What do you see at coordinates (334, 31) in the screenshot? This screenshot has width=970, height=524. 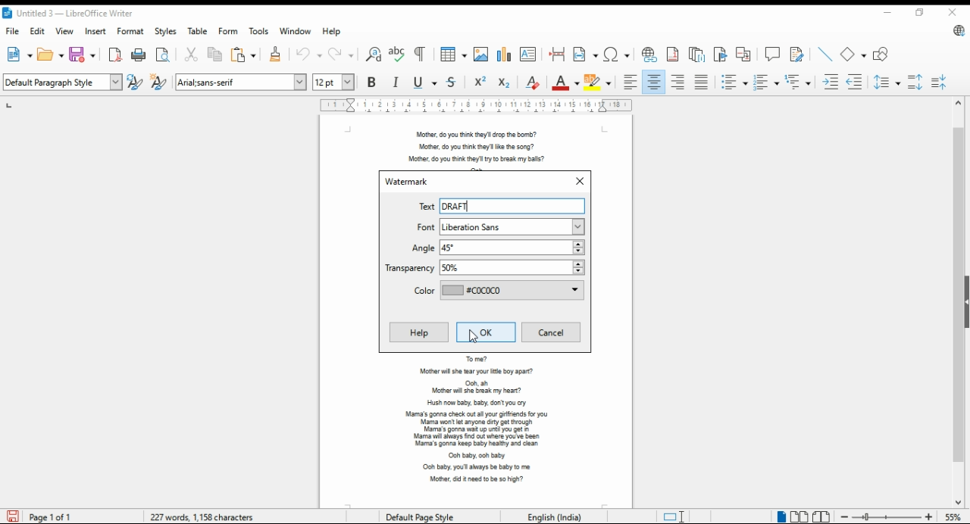 I see `help` at bounding box center [334, 31].